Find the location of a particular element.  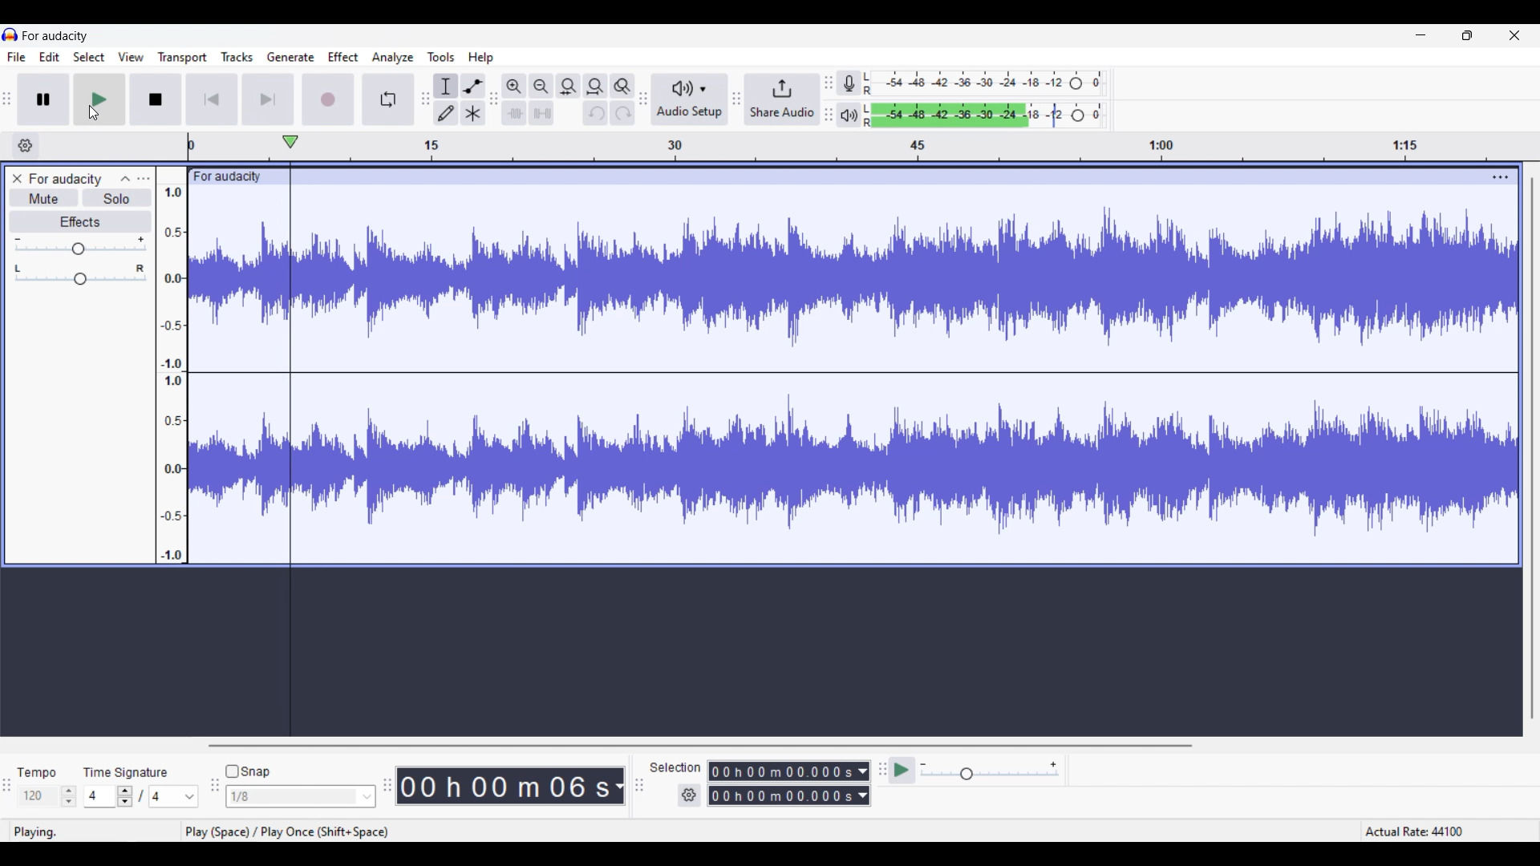

Playhead starting from beginning of track after jumping to start is located at coordinates (290, 435).